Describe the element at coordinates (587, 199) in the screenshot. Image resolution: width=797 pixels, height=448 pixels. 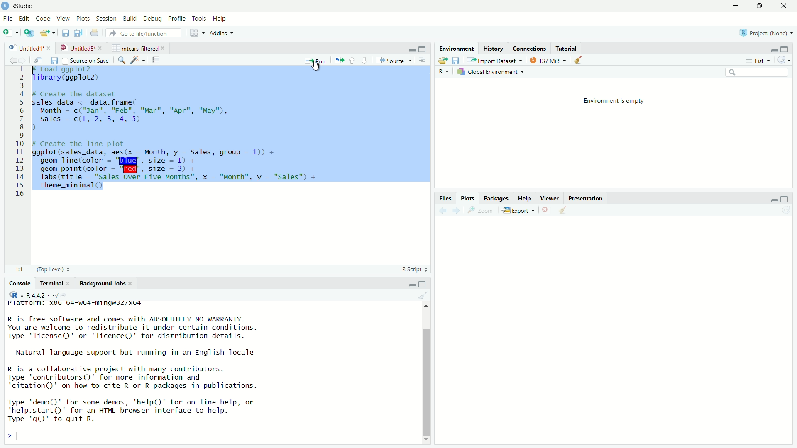
I see `presentation` at that location.